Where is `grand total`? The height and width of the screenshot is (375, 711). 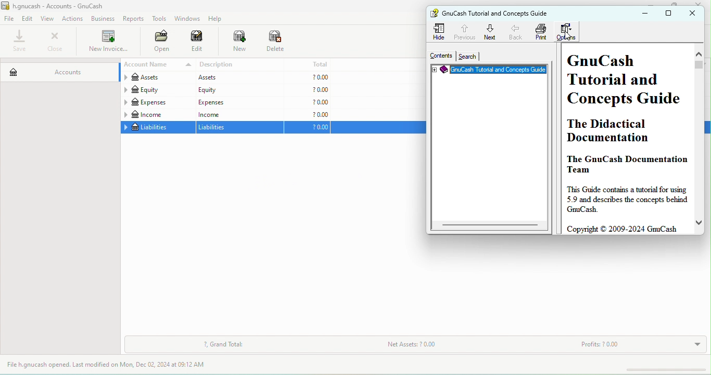 grand total is located at coordinates (224, 345).